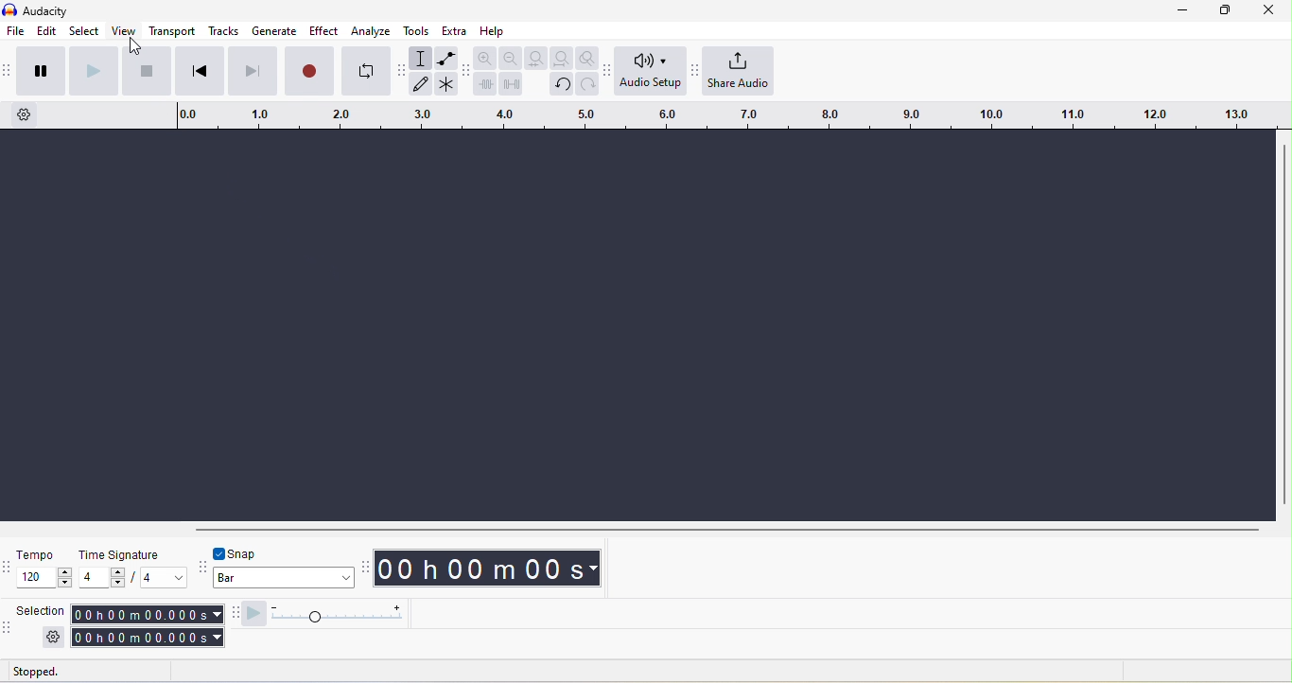 This screenshot has width=1292, height=683. What do you see at coordinates (47, 31) in the screenshot?
I see `edit` at bounding box center [47, 31].